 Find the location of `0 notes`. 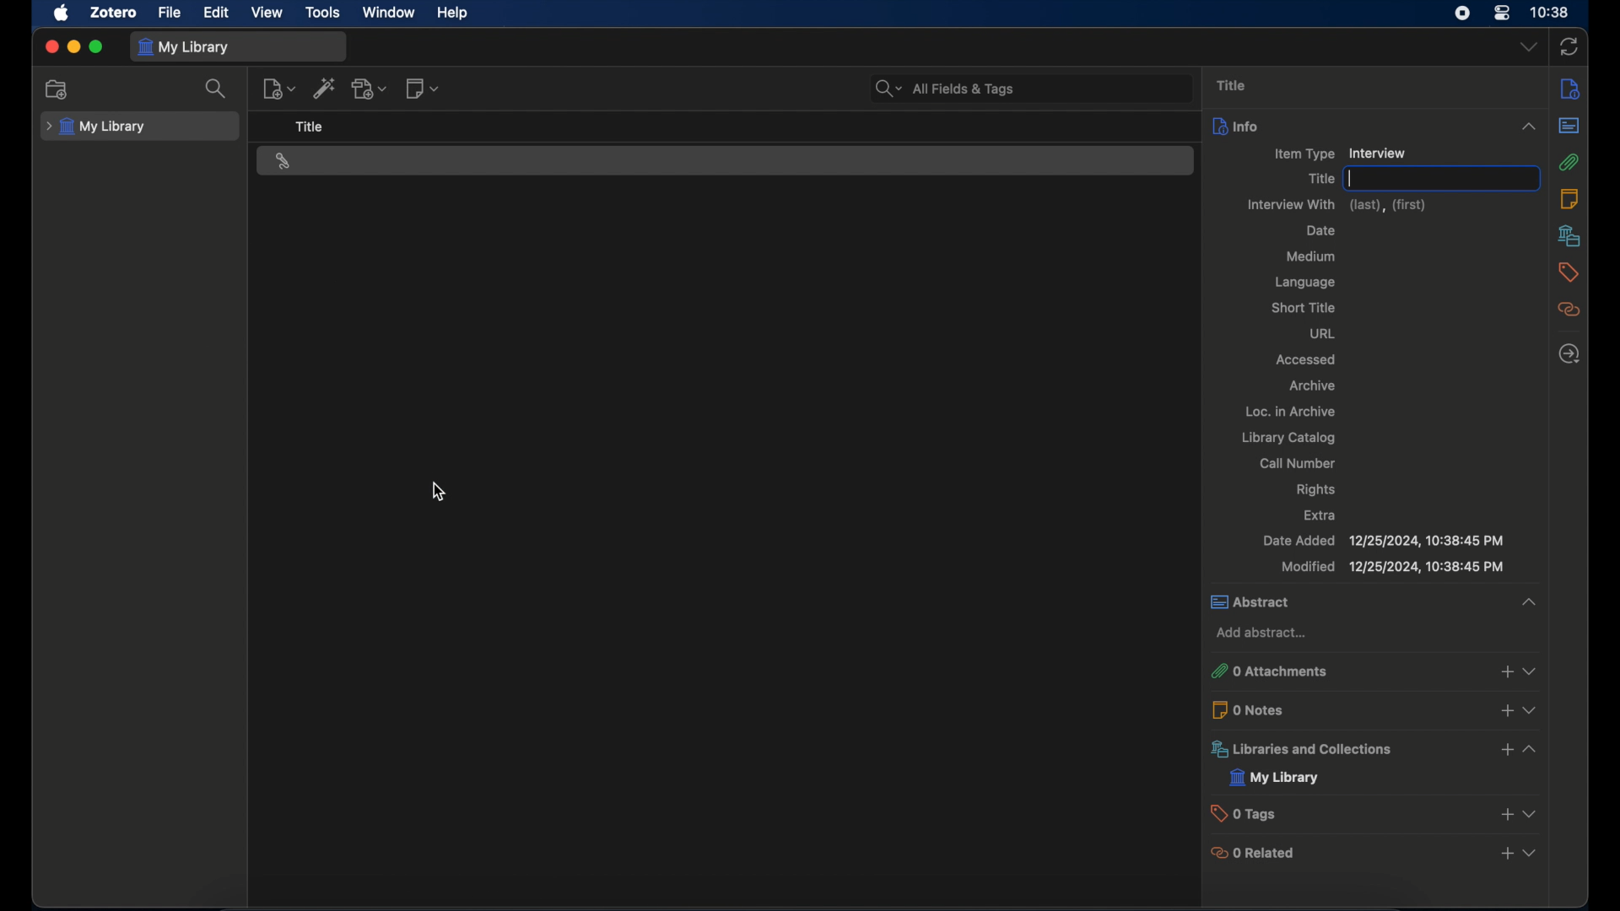

0 notes is located at coordinates (1254, 709).